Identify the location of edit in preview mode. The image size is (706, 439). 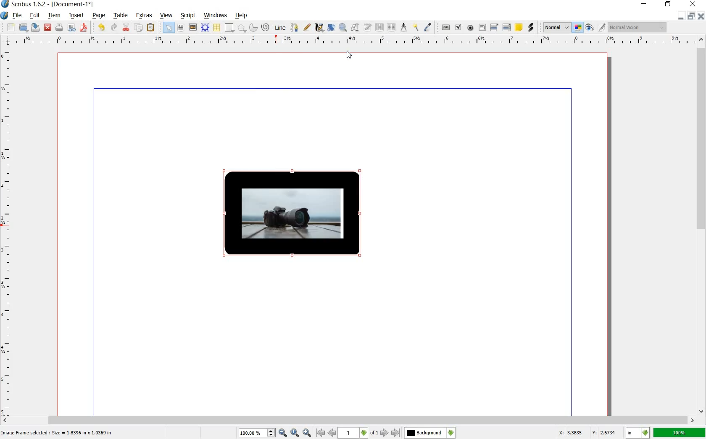
(595, 28).